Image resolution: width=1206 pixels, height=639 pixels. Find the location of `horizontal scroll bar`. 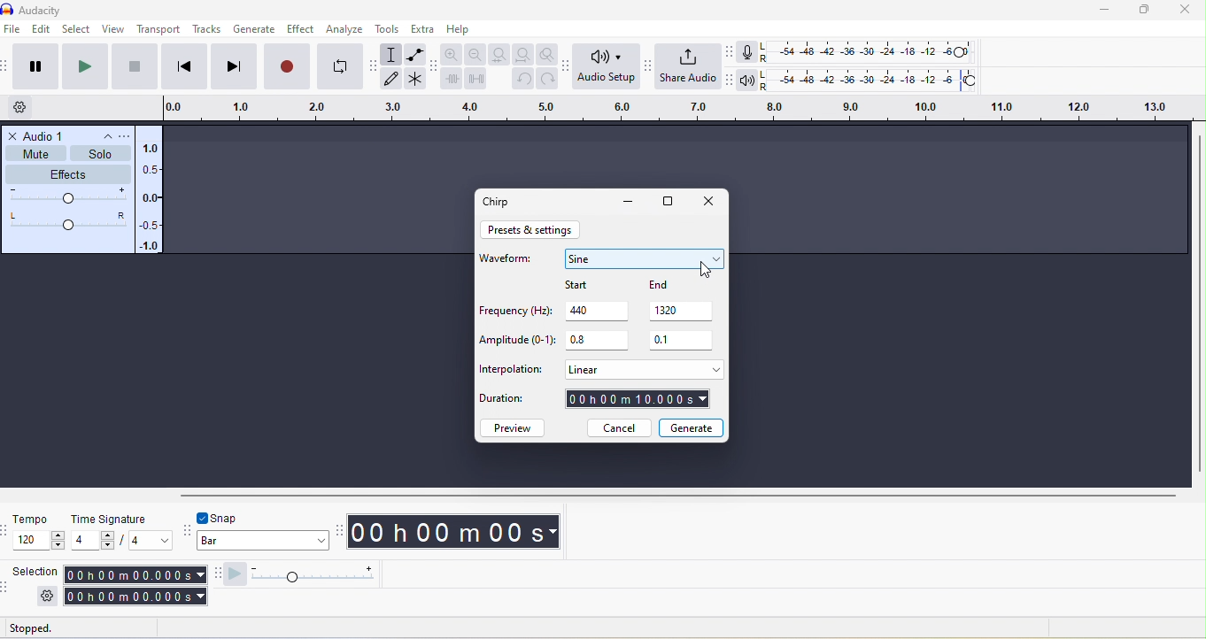

horizontal scroll bar is located at coordinates (677, 494).